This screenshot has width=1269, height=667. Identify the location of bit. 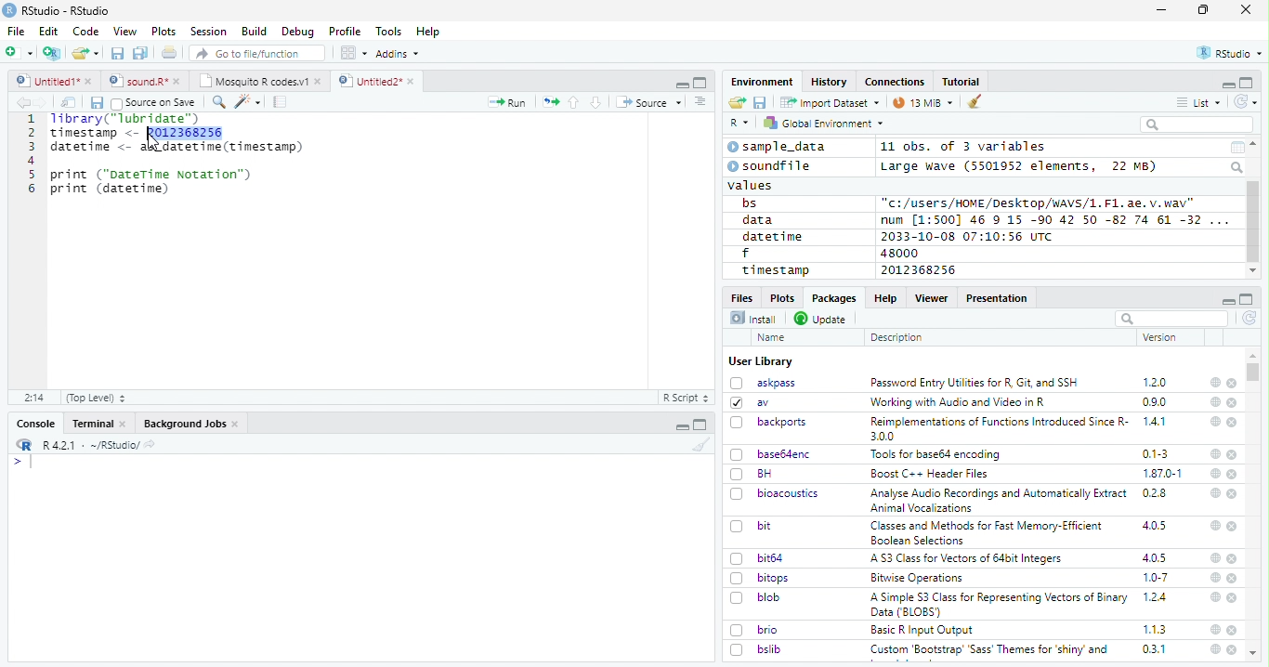
(752, 527).